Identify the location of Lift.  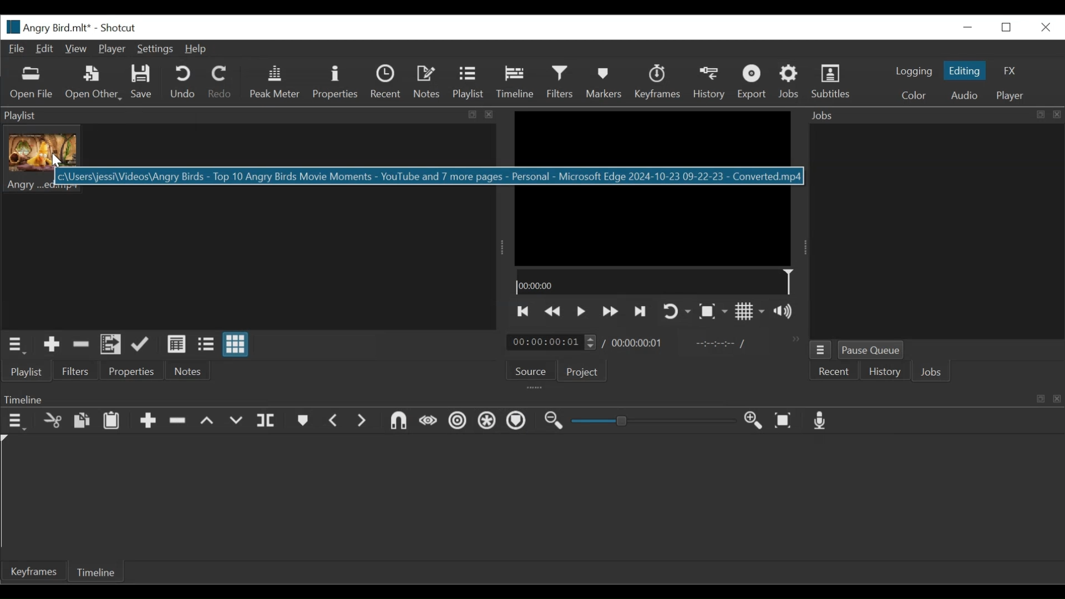
(209, 421).